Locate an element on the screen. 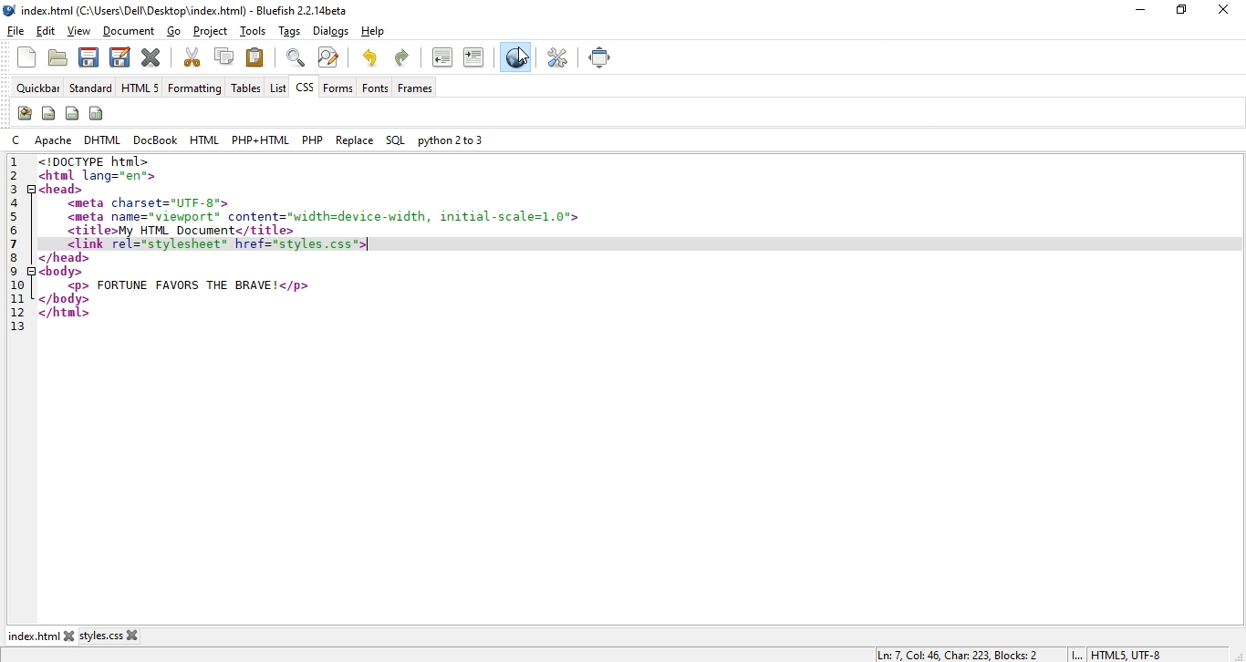 This screenshot has width=1246, height=662. 1 is located at coordinates (14, 162).